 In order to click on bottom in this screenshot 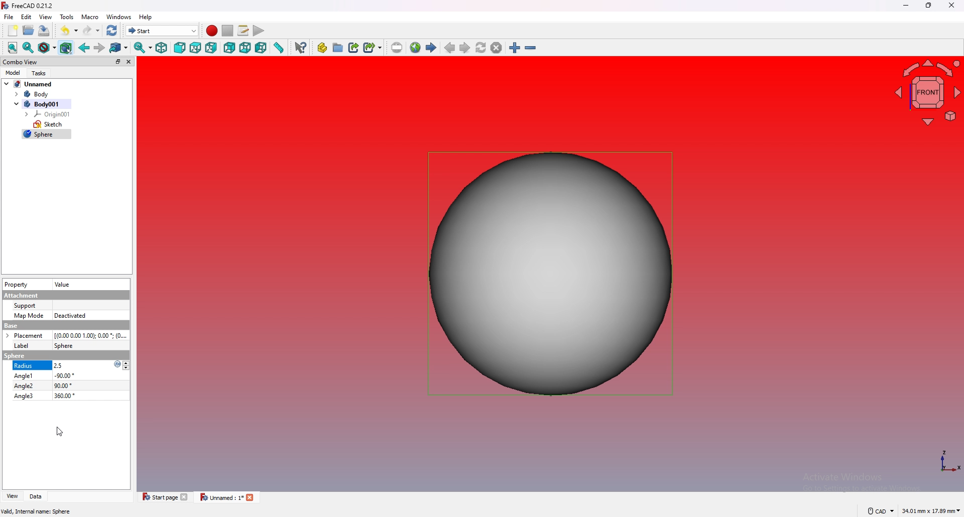, I will do `click(246, 48)`.